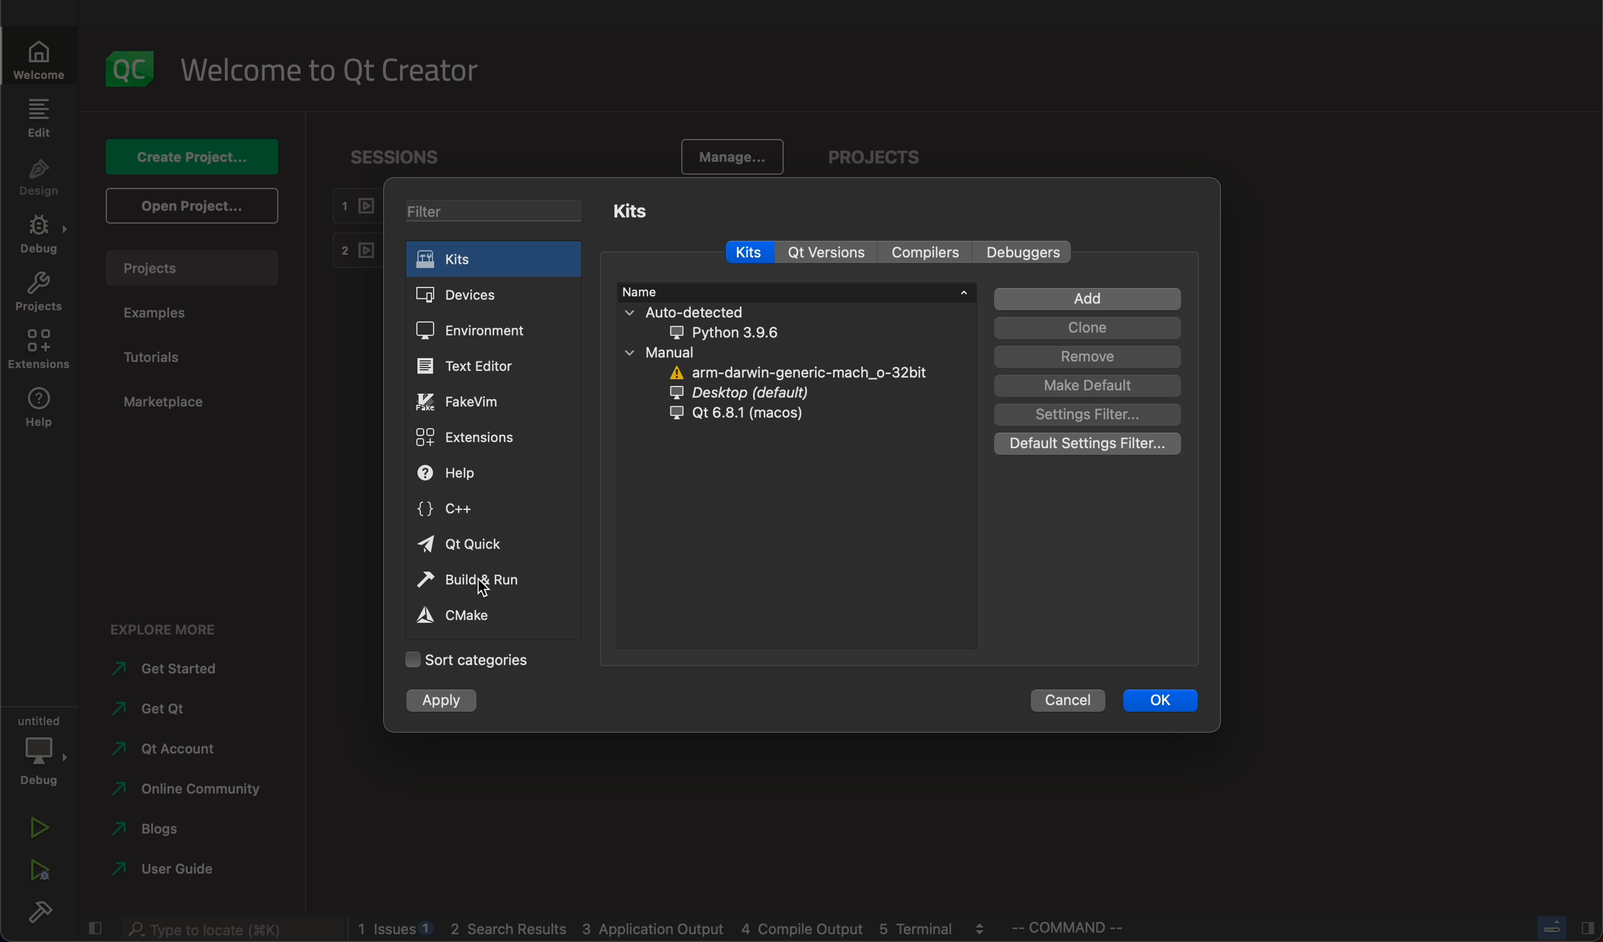 The image size is (1603, 942). Describe the element at coordinates (175, 749) in the screenshot. I see `account` at that location.